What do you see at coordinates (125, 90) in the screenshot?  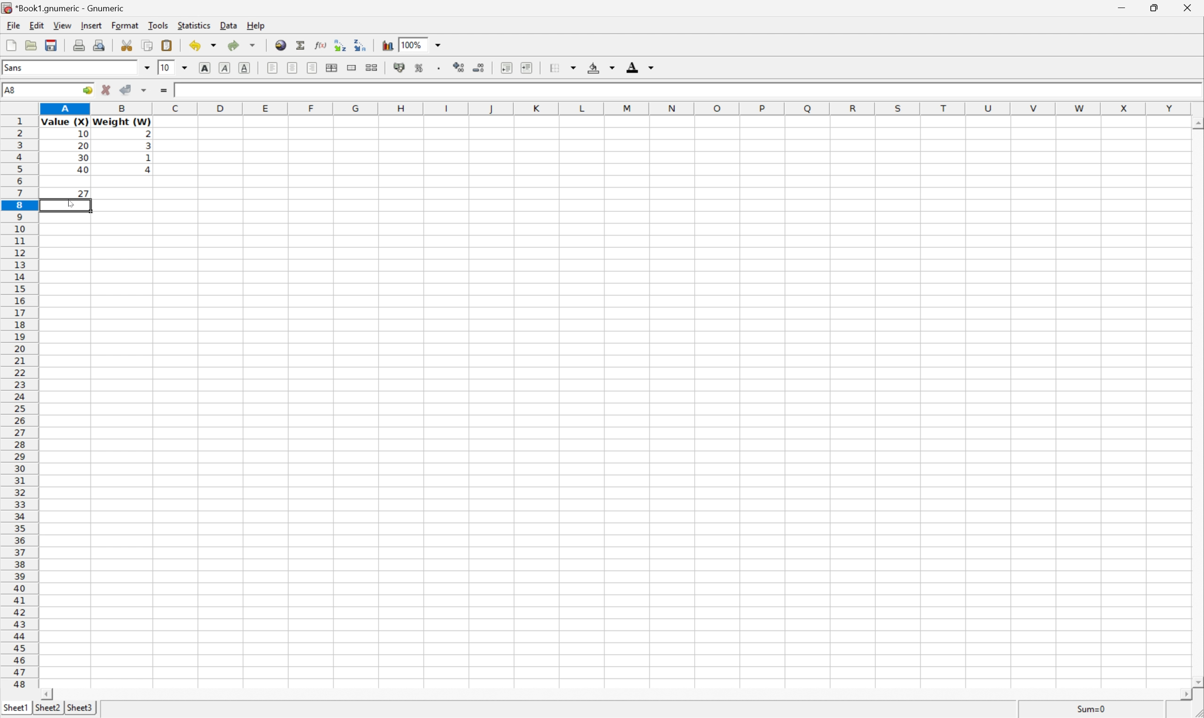 I see `Accept changes` at bounding box center [125, 90].